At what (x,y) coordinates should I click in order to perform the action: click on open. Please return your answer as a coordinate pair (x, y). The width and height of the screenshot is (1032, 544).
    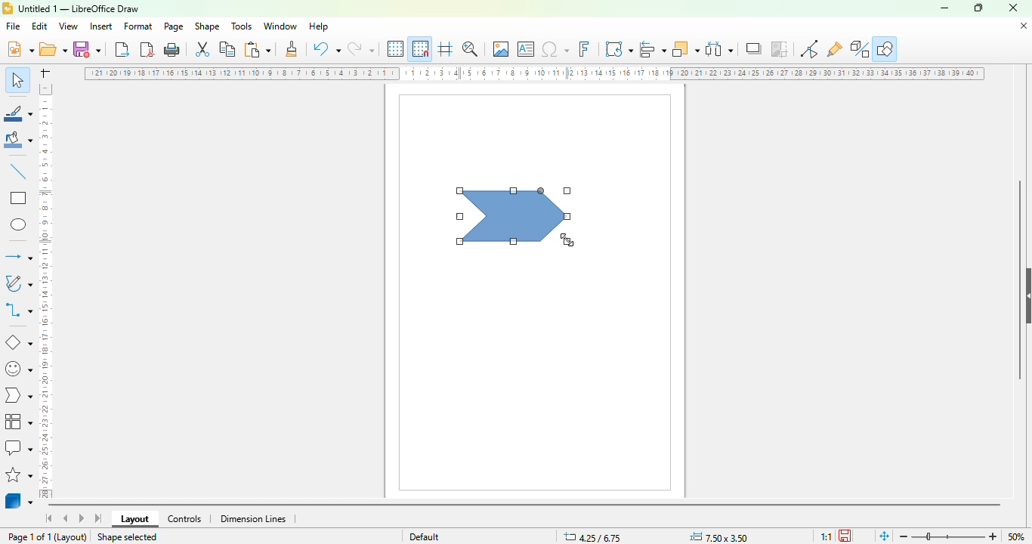
    Looking at the image, I should click on (53, 48).